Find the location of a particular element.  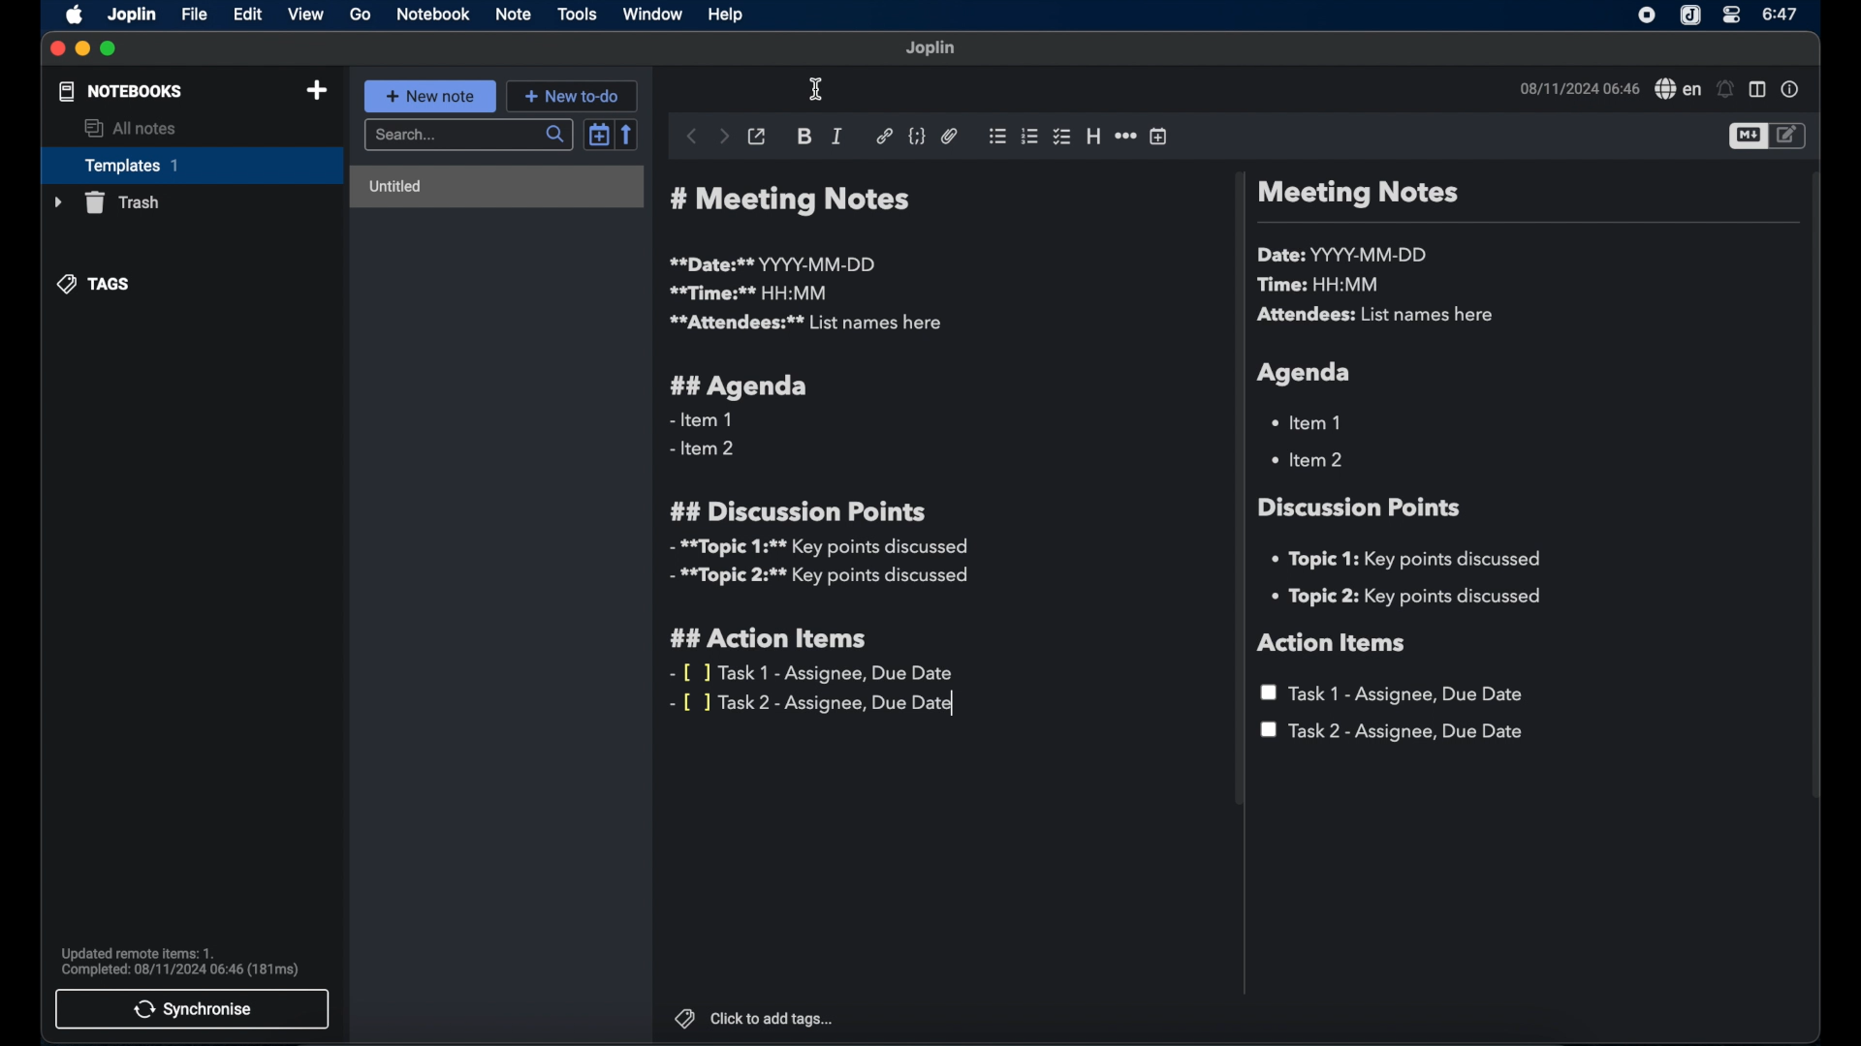

maximize is located at coordinates (110, 48).